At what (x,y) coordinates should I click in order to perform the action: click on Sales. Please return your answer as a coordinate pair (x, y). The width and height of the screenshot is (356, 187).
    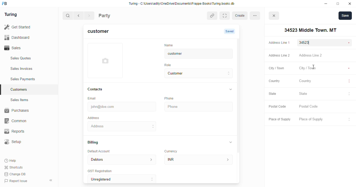
    Looking at the image, I should click on (26, 48).